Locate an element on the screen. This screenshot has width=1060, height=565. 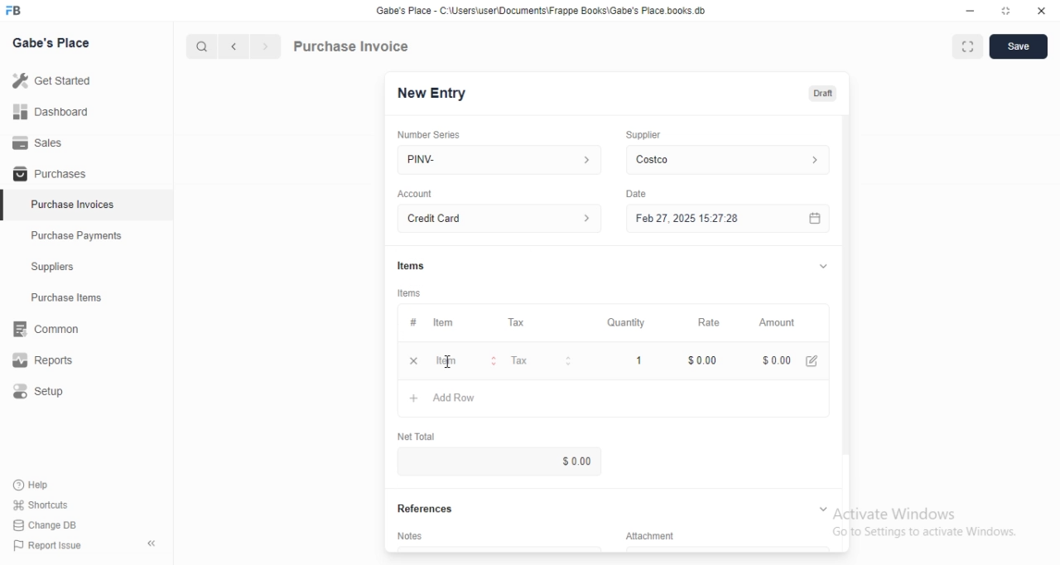
Date is located at coordinates (636, 194).